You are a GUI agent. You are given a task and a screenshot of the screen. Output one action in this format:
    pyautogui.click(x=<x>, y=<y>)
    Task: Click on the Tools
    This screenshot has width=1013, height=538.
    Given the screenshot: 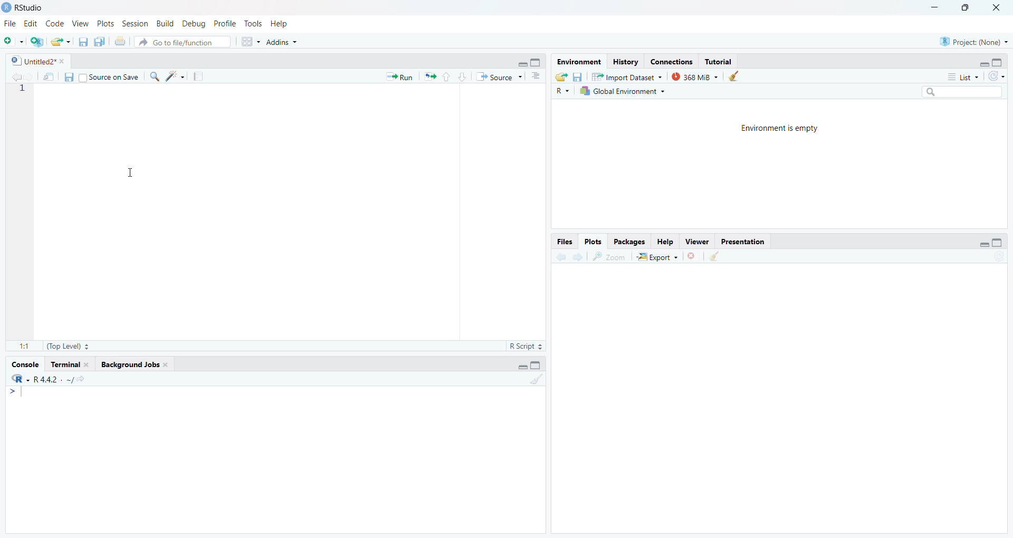 What is the action you would take?
    pyautogui.click(x=253, y=23)
    